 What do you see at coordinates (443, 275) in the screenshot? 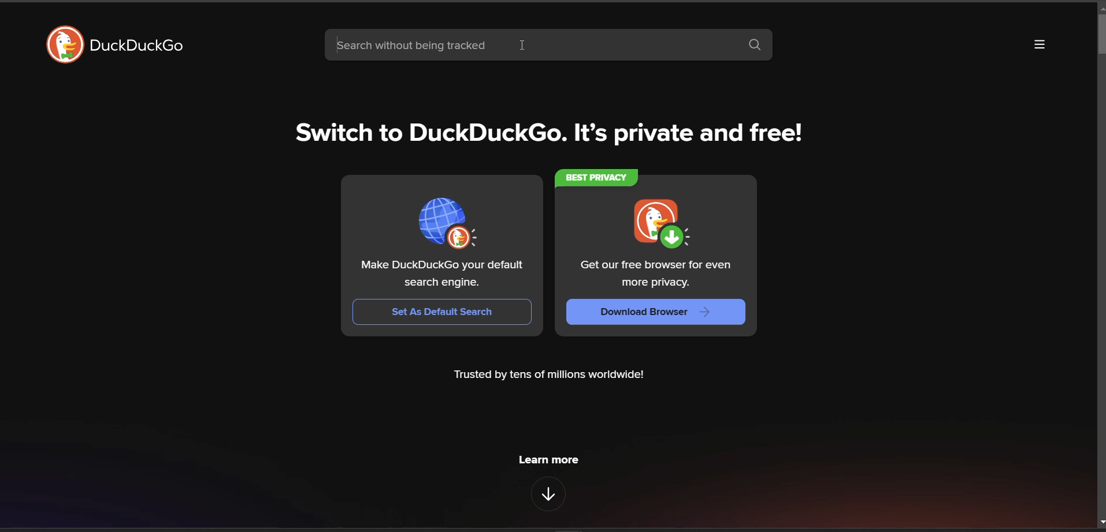
I see `Make DuckDuckGo your default search engine.` at bounding box center [443, 275].